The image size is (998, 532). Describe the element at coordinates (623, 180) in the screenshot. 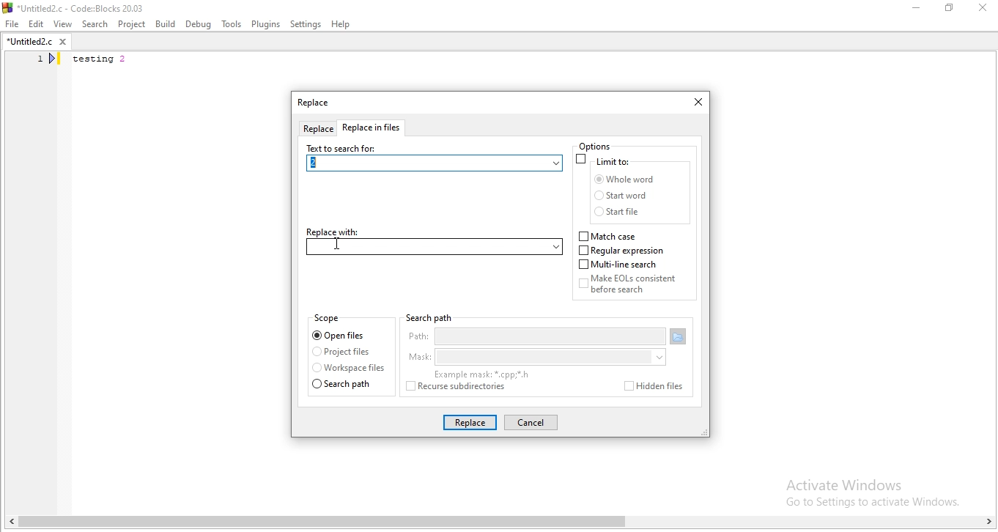

I see `whole word` at that location.